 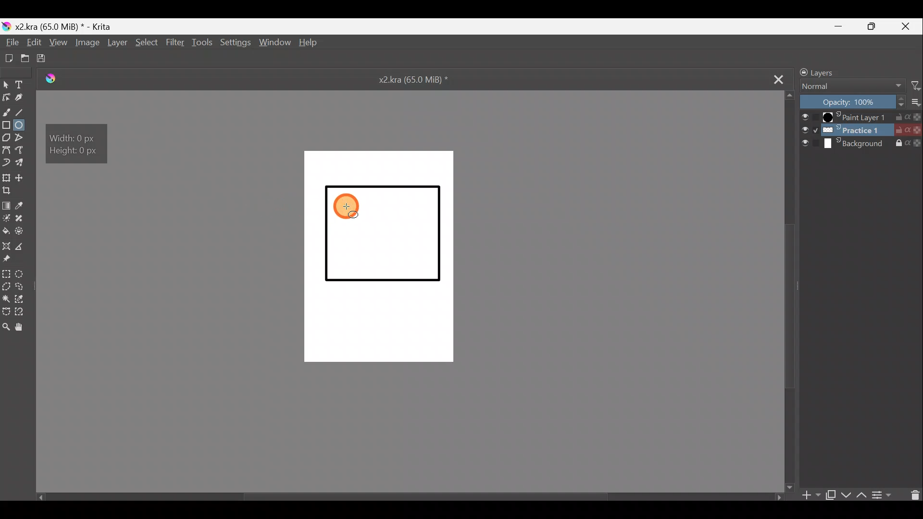 What do you see at coordinates (22, 246) in the screenshot?
I see `Measure distance between two points` at bounding box center [22, 246].